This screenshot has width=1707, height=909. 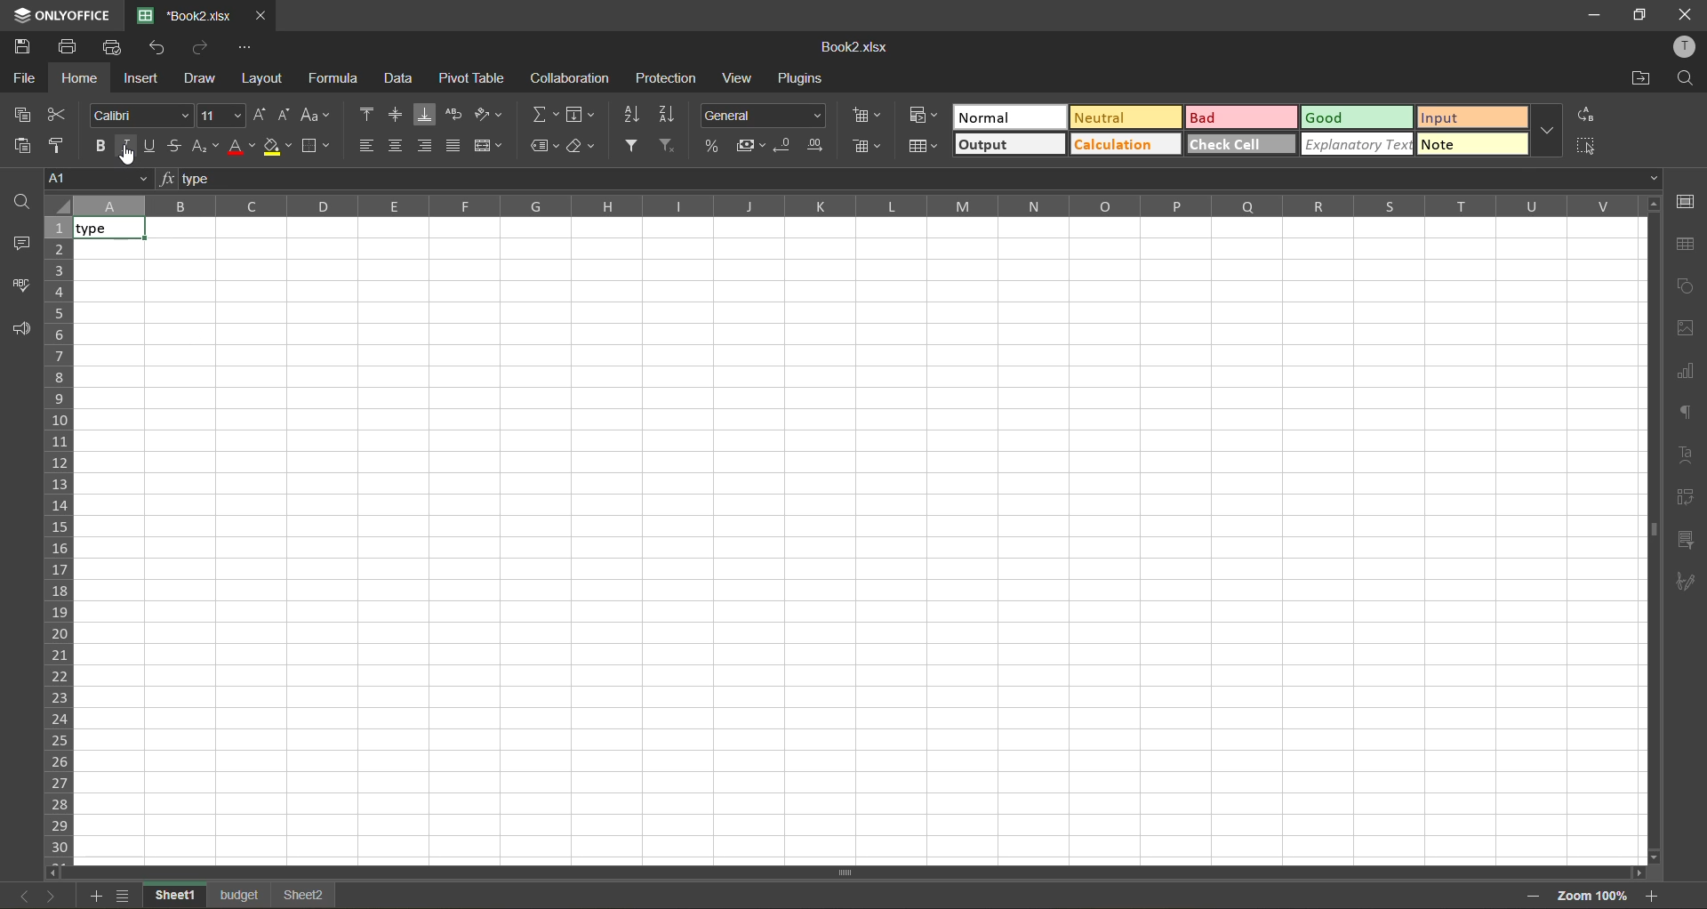 What do you see at coordinates (636, 114) in the screenshot?
I see `sort ascending` at bounding box center [636, 114].